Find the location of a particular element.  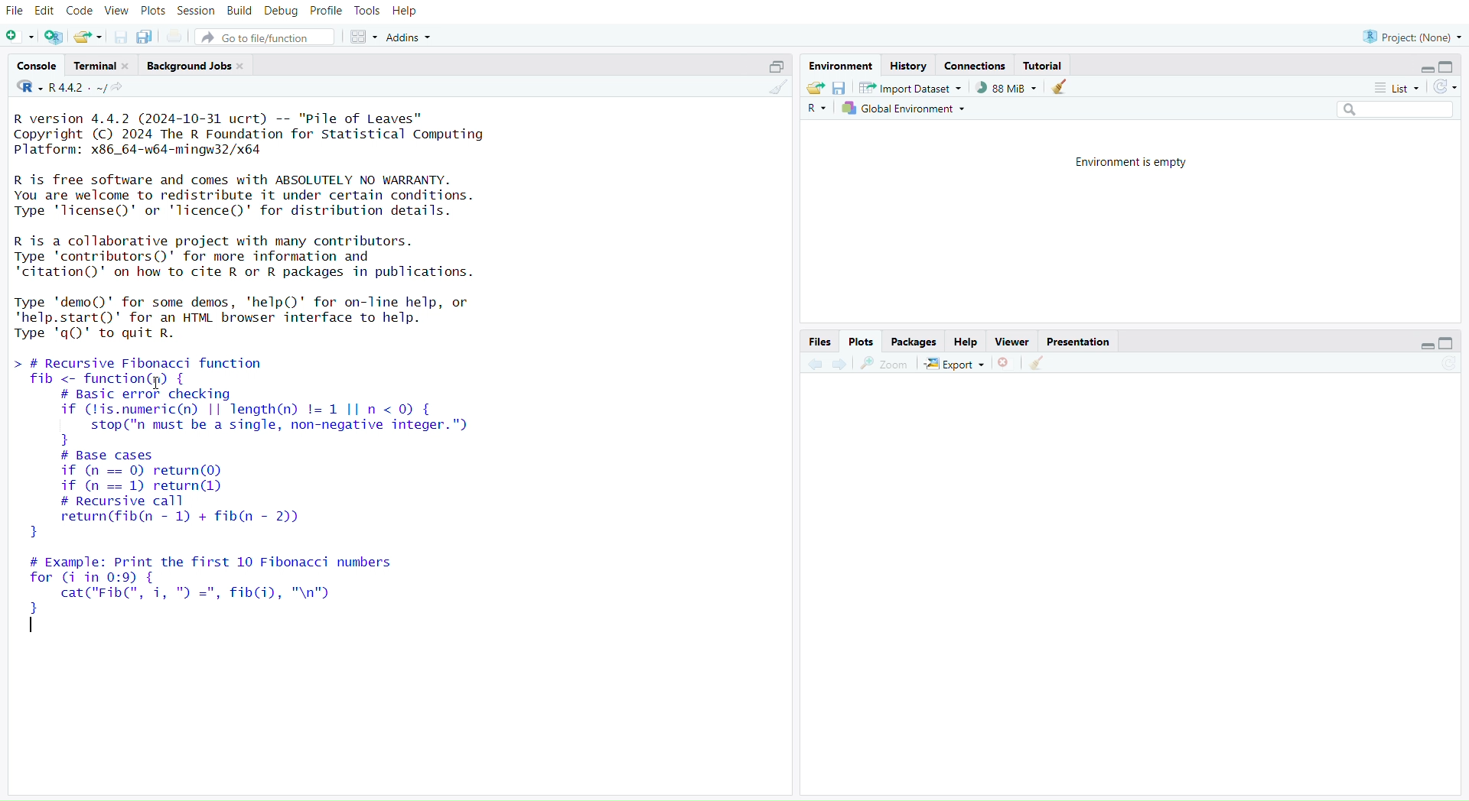

import dataset is located at coordinates (911, 88).